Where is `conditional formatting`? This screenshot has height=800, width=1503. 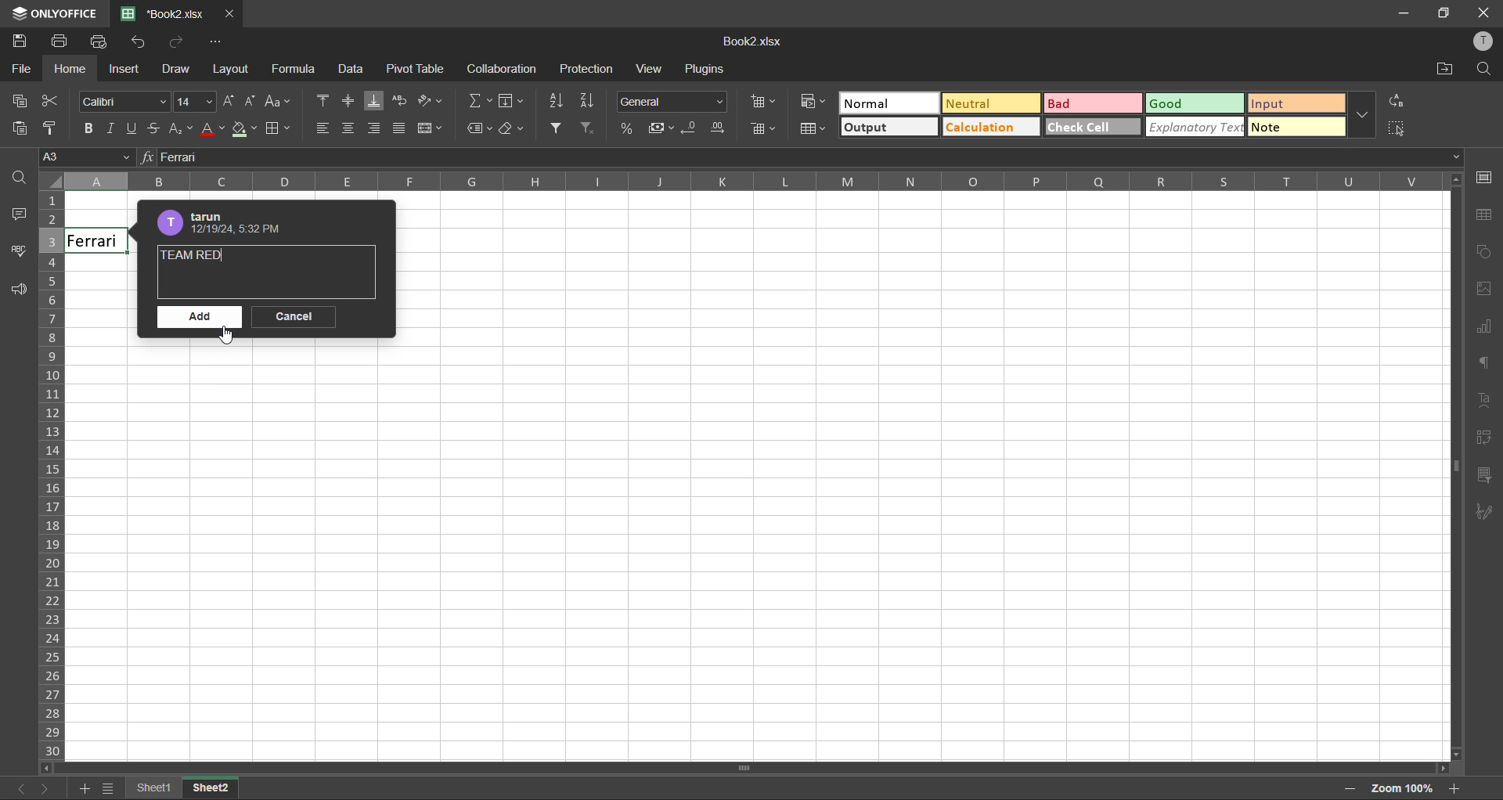
conditional formatting is located at coordinates (810, 102).